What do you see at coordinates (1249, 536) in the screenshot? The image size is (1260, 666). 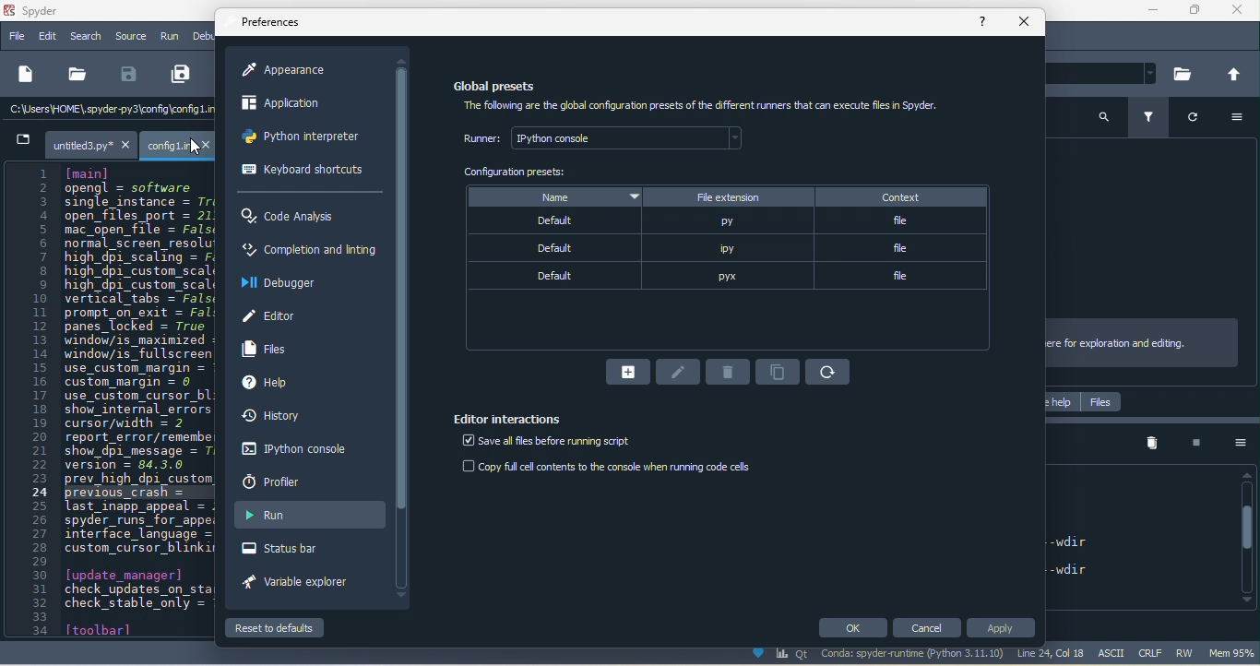 I see `vertical scroll bar` at bounding box center [1249, 536].